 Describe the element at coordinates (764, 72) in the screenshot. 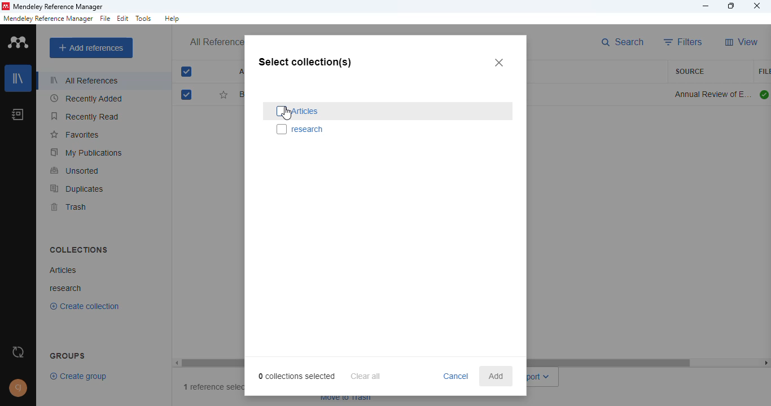

I see `file` at that location.